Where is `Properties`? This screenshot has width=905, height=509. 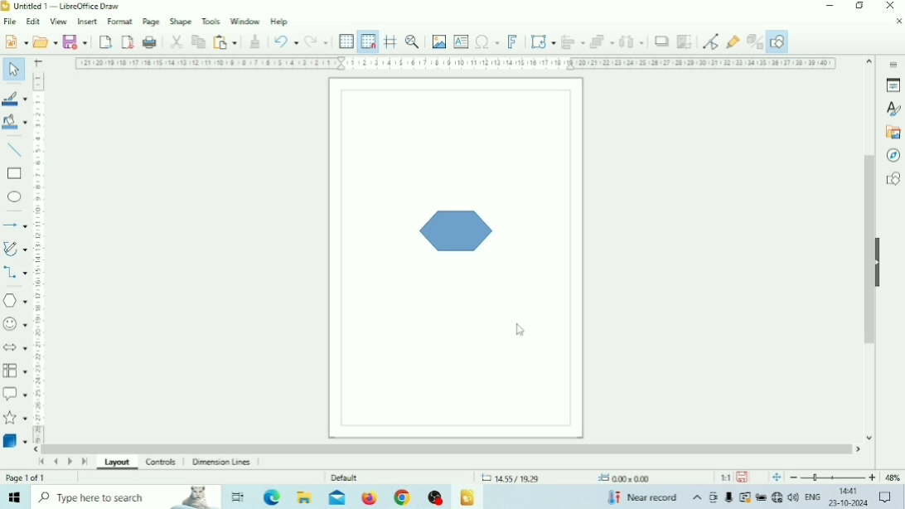 Properties is located at coordinates (893, 85).